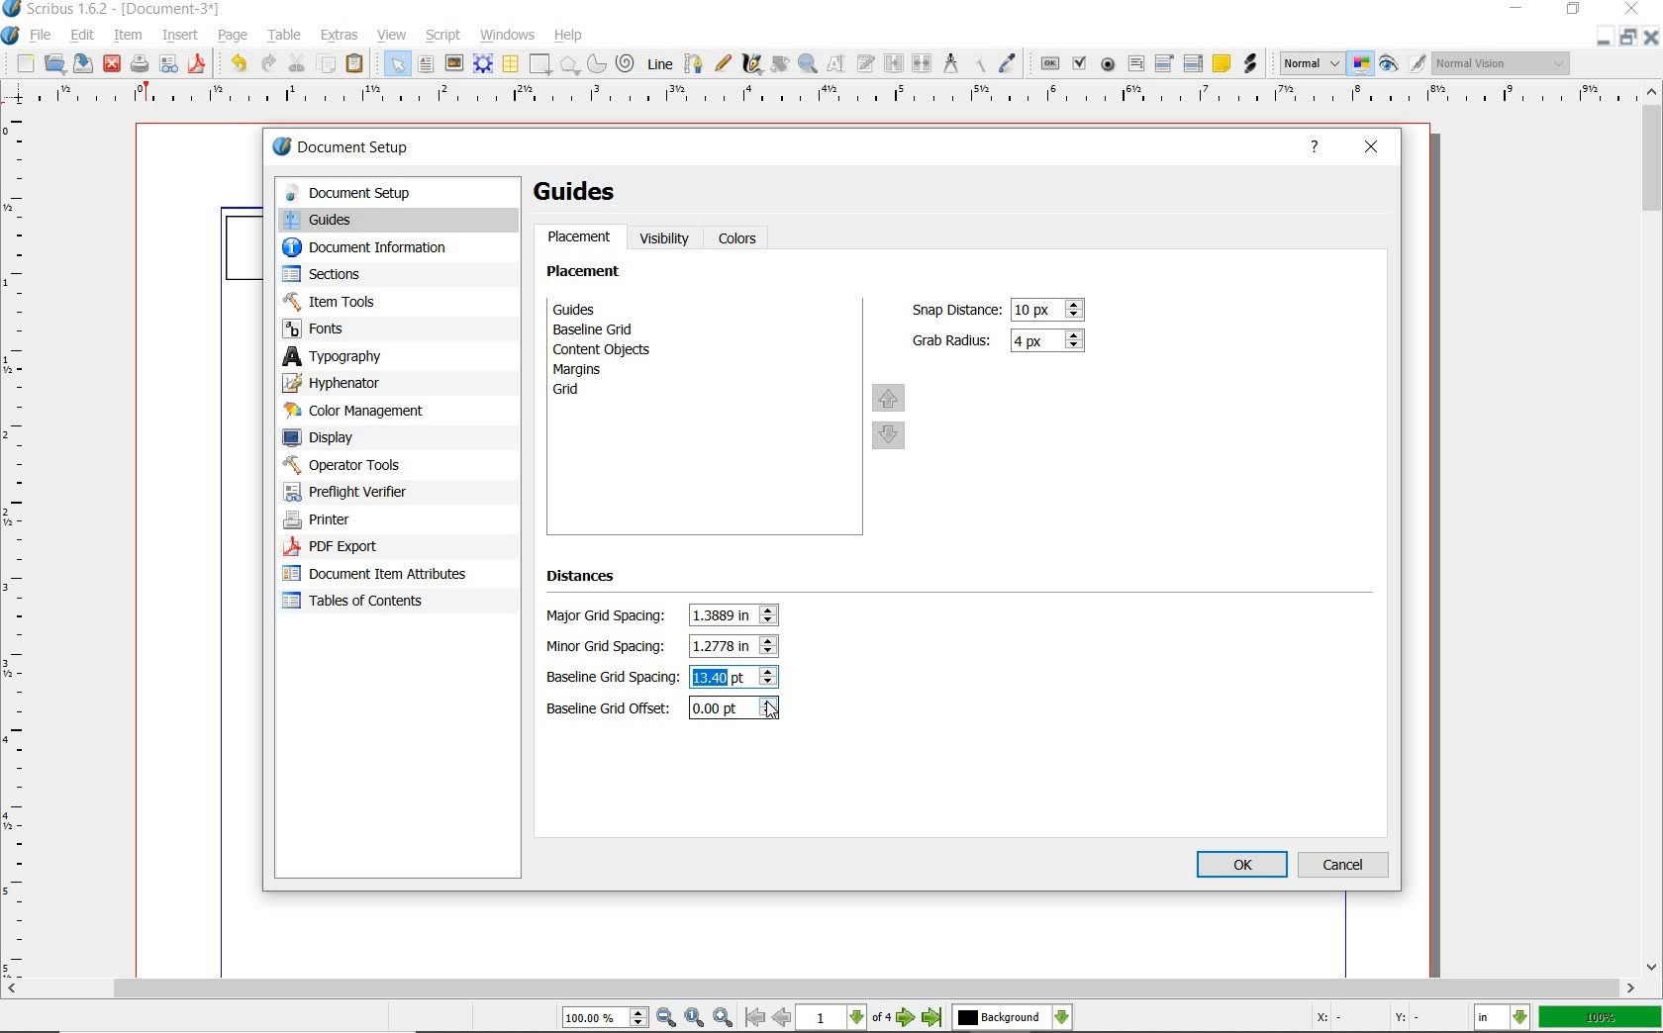 The width and height of the screenshot is (1663, 1033). What do you see at coordinates (395, 193) in the screenshot?
I see `document setup` at bounding box center [395, 193].